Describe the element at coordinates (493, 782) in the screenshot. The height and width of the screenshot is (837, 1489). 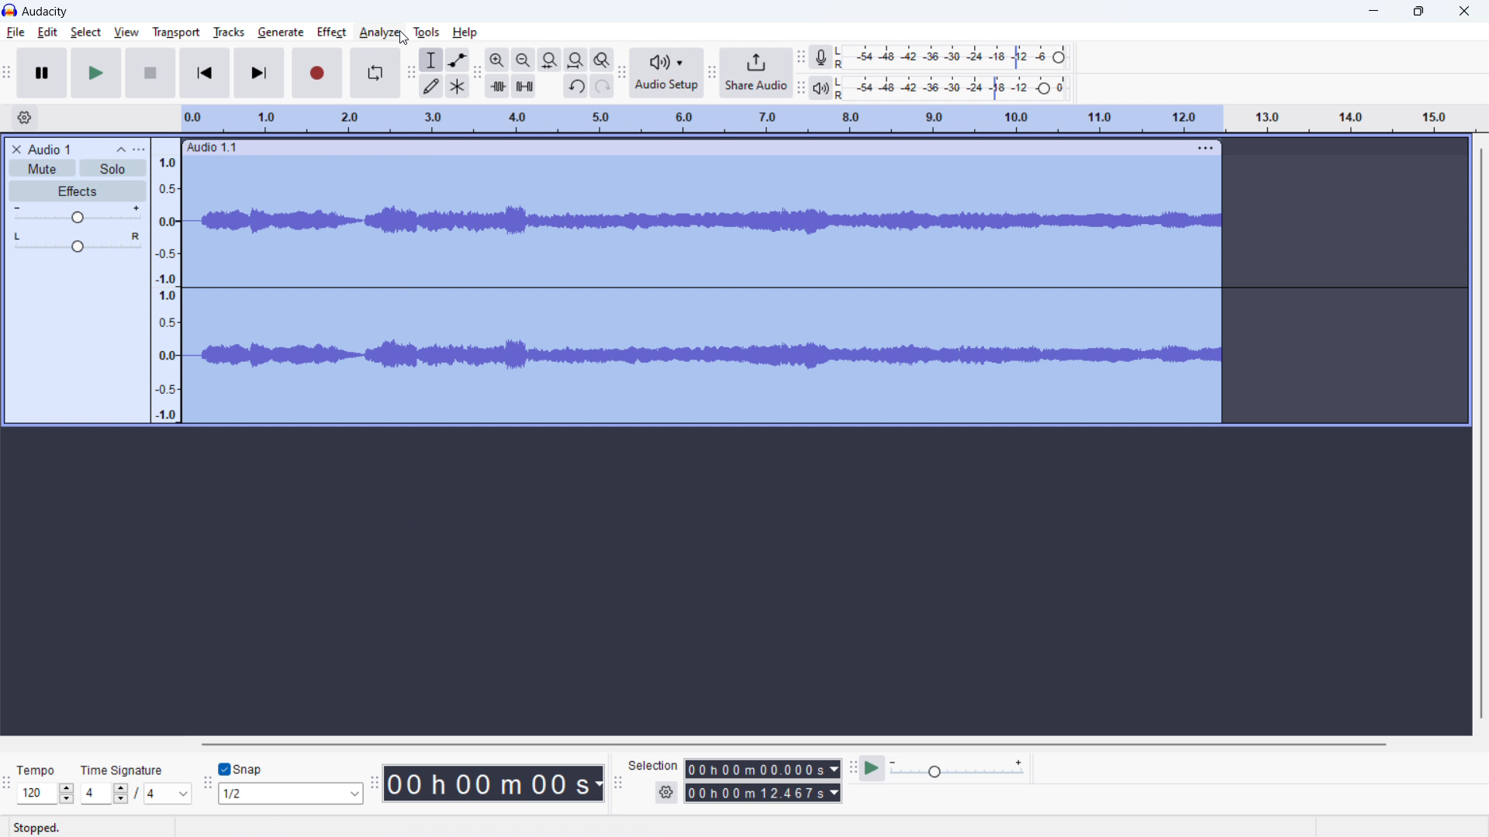
I see `time stamp` at that location.